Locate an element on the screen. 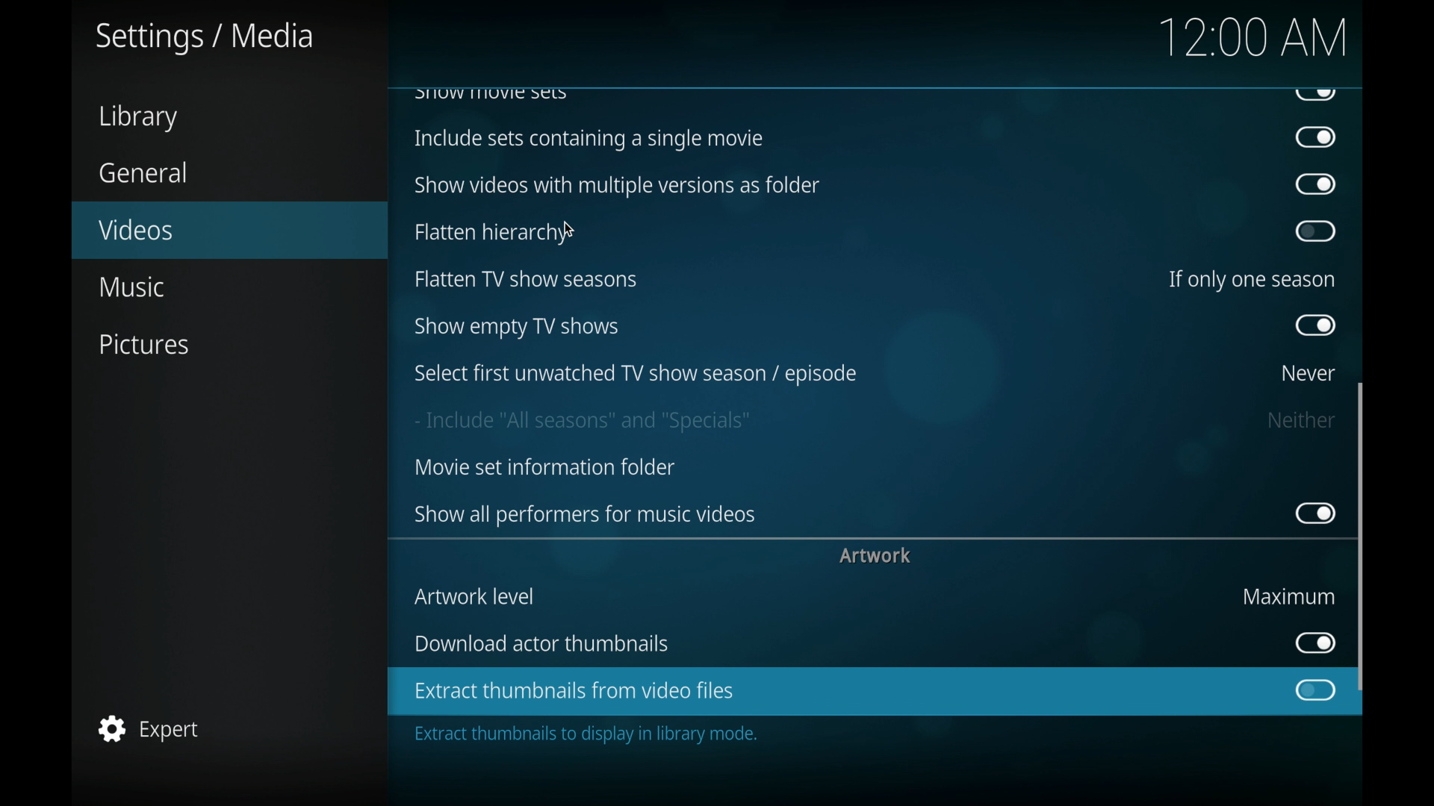 This screenshot has height=806, width=1434. neither is located at coordinates (1303, 422).